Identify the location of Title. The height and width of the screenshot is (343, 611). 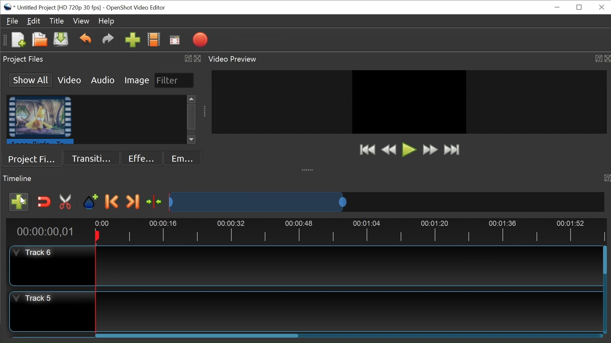
(56, 20).